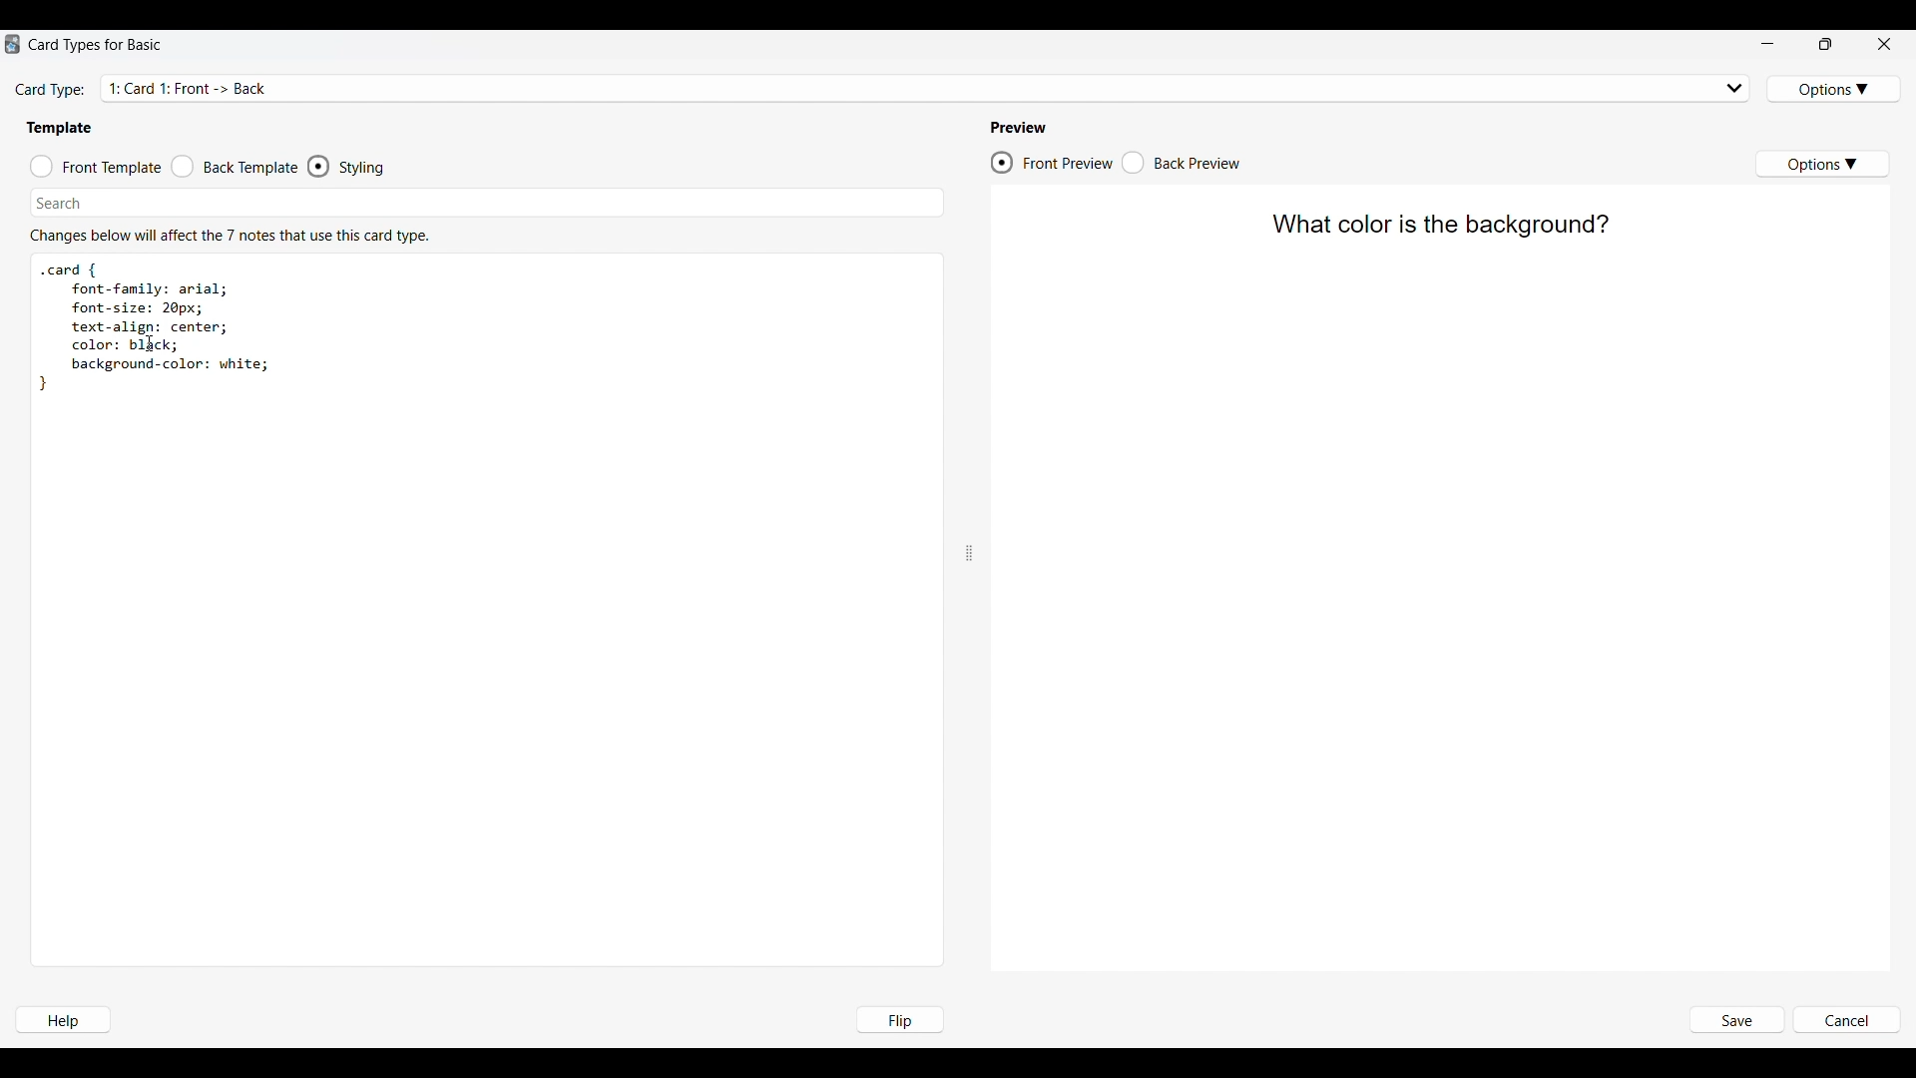 Image resolution: width=1916 pixels, height=1078 pixels. I want to click on Search, so click(60, 203).